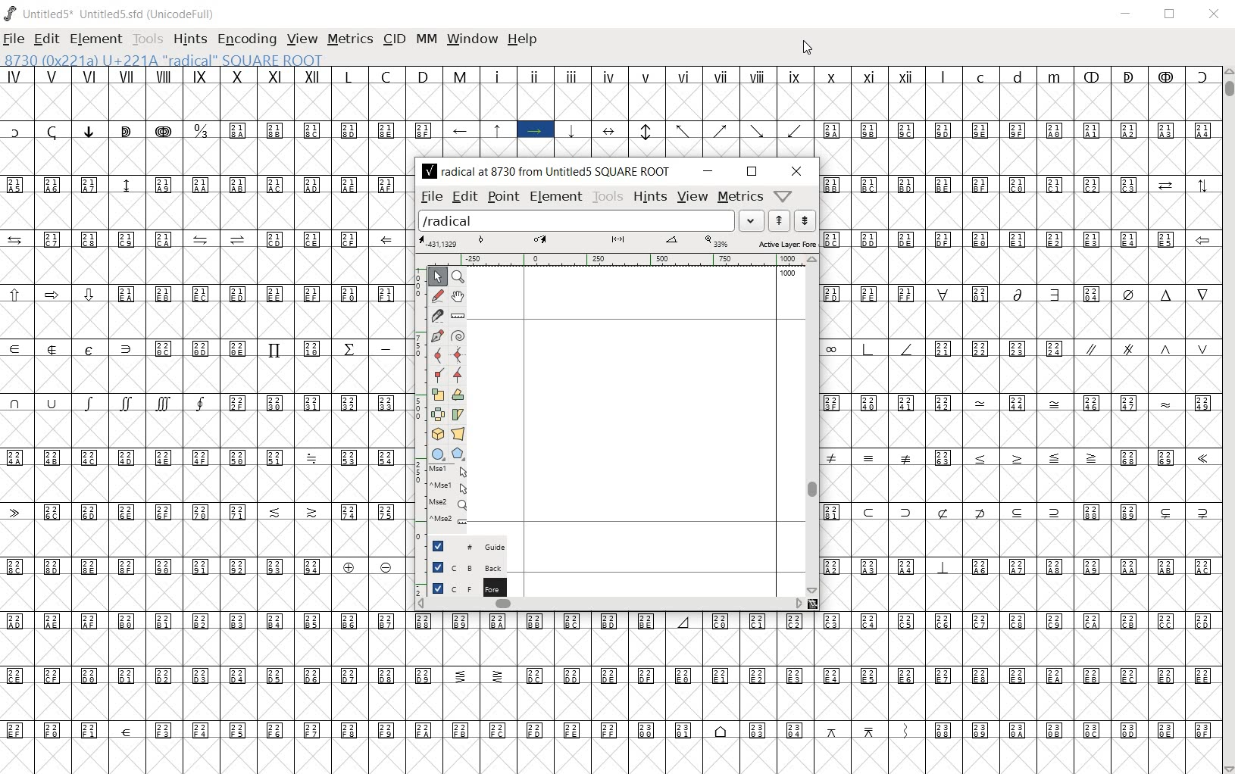 The image size is (1235, 774). What do you see at coordinates (457, 435) in the screenshot?
I see `perform a perspective transformation on the selection` at bounding box center [457, 435].